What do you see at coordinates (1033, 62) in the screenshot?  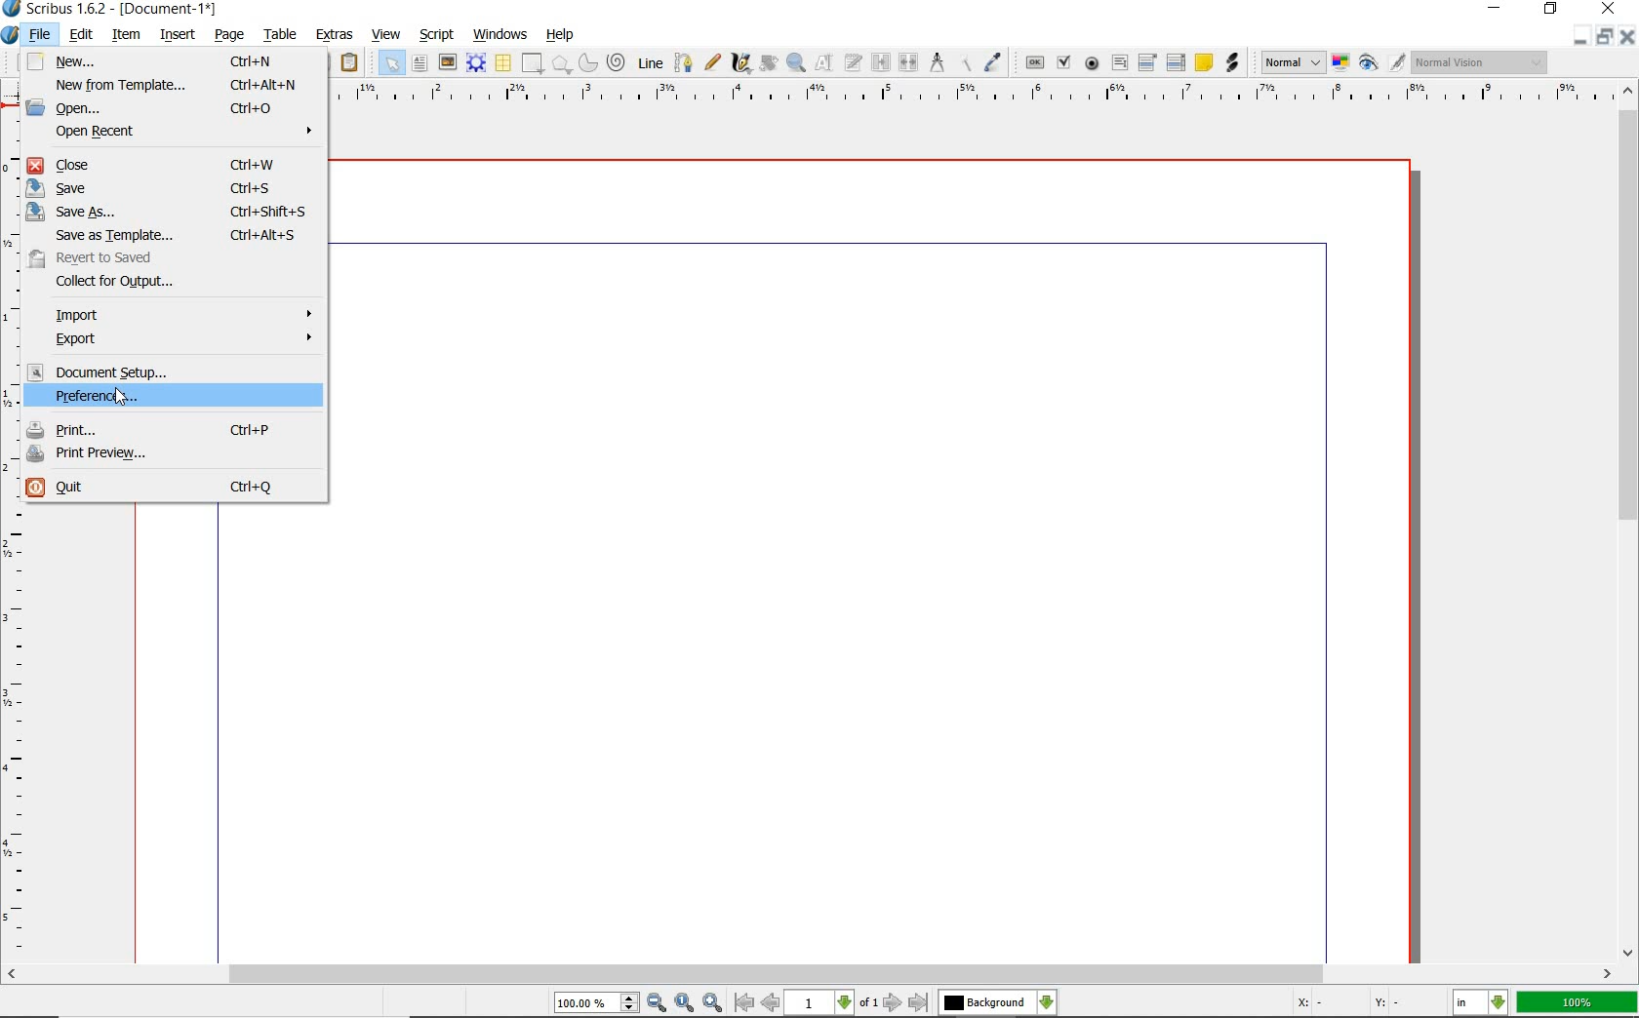 I see `pdf push button` at bounding box center [1033, 62].